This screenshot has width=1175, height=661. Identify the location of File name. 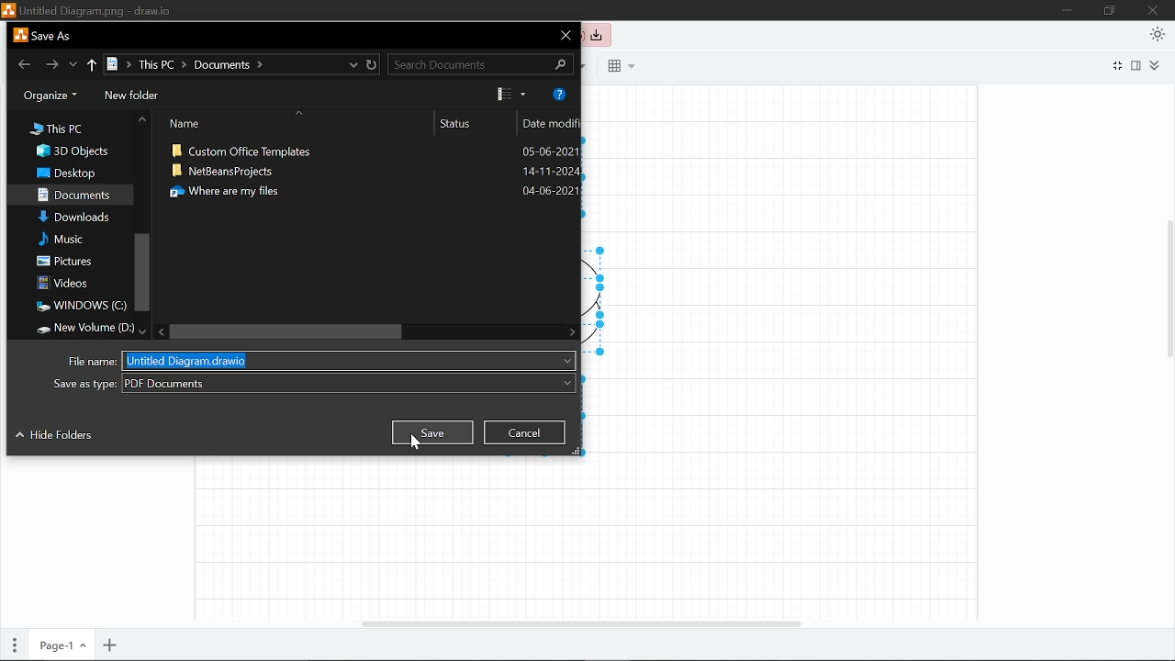
(317, 361).